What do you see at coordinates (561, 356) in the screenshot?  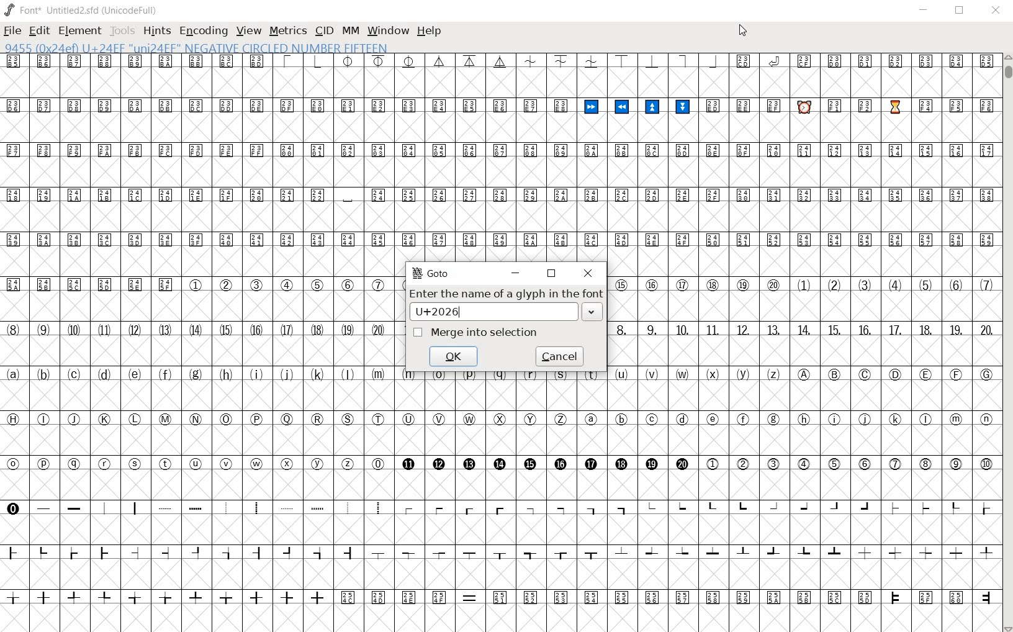 I see `cancel` at bounding box center [561, 356].